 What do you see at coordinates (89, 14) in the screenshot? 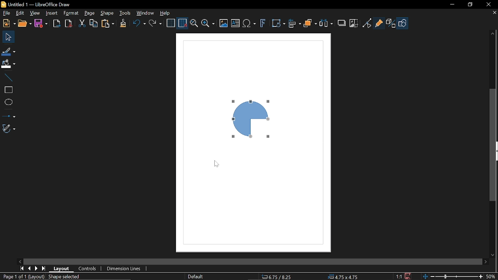
I see `Page` at bounding box center [89, 14].